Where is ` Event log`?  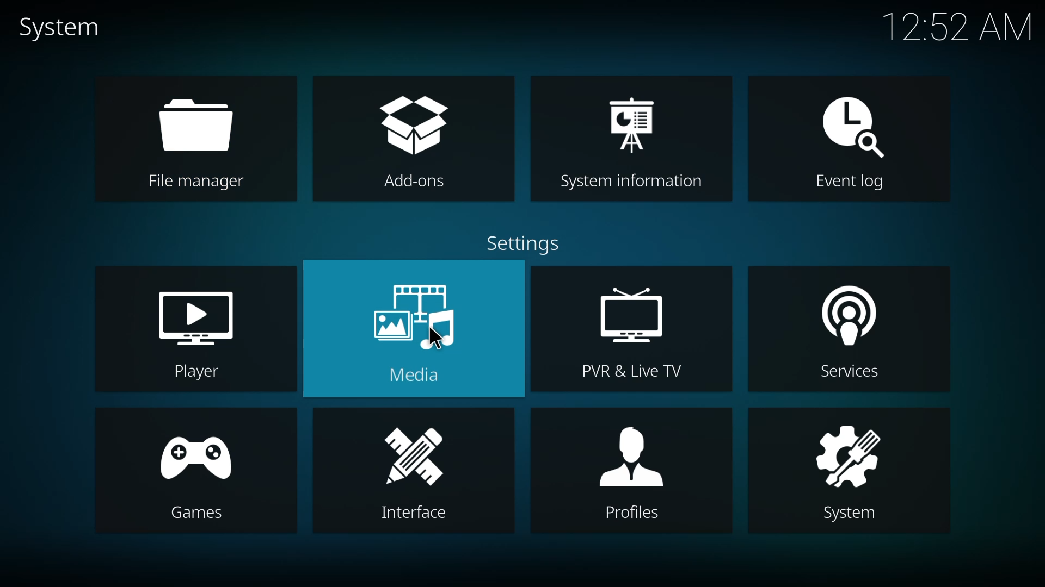  Event log is located at coordinates (846, 183).